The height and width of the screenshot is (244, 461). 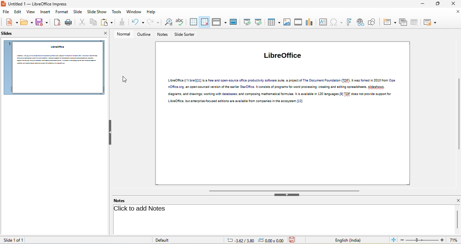 What do you see at coordinates (123, 200) in the screenshot?
I see `notes` at bounding box center [123, 200].